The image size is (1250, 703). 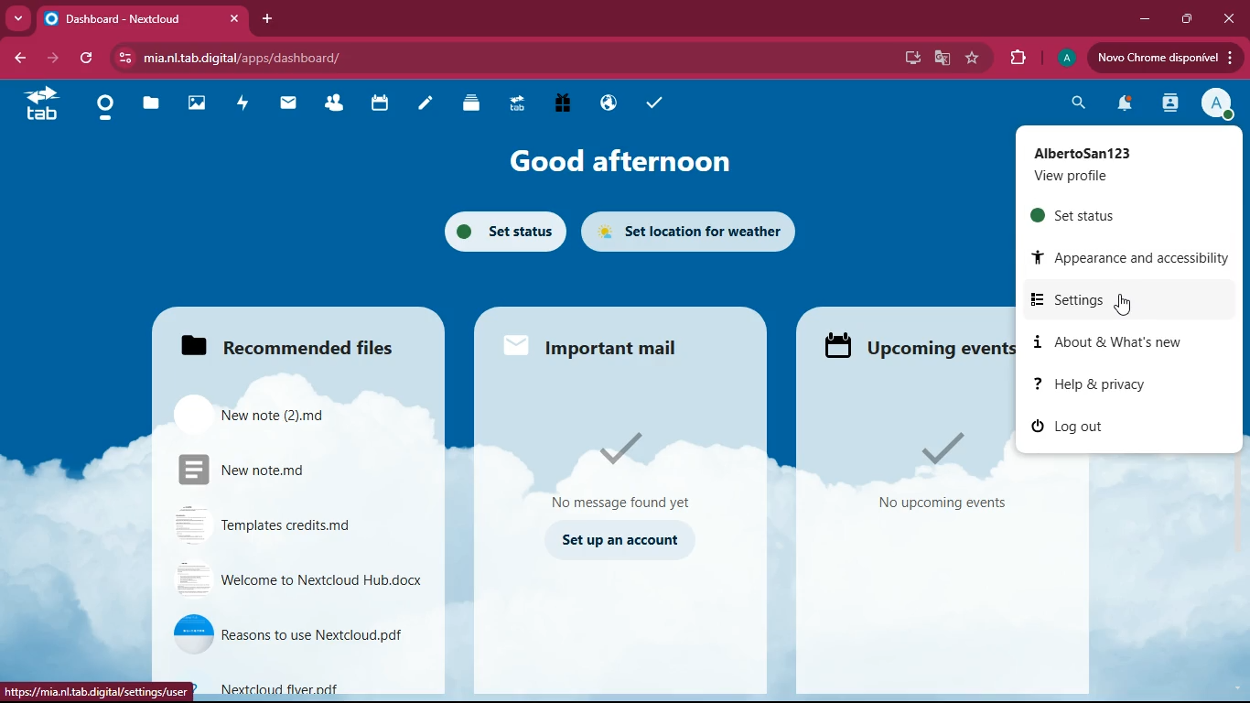 What do you see at coordinates (293, 470) in the screenshot?
I see `files` at bounding box center [293, 470].